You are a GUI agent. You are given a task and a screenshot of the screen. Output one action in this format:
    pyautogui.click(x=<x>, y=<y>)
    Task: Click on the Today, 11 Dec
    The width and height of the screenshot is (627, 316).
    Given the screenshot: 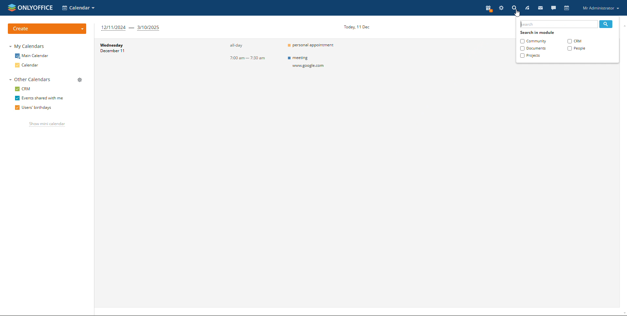 What is the action you would take?
    pyautogui.click(x=358, y=27)
    